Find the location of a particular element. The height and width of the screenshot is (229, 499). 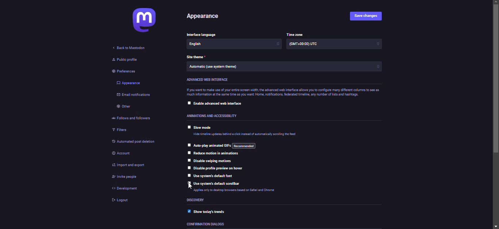

language is located at coordinates (214, 45).